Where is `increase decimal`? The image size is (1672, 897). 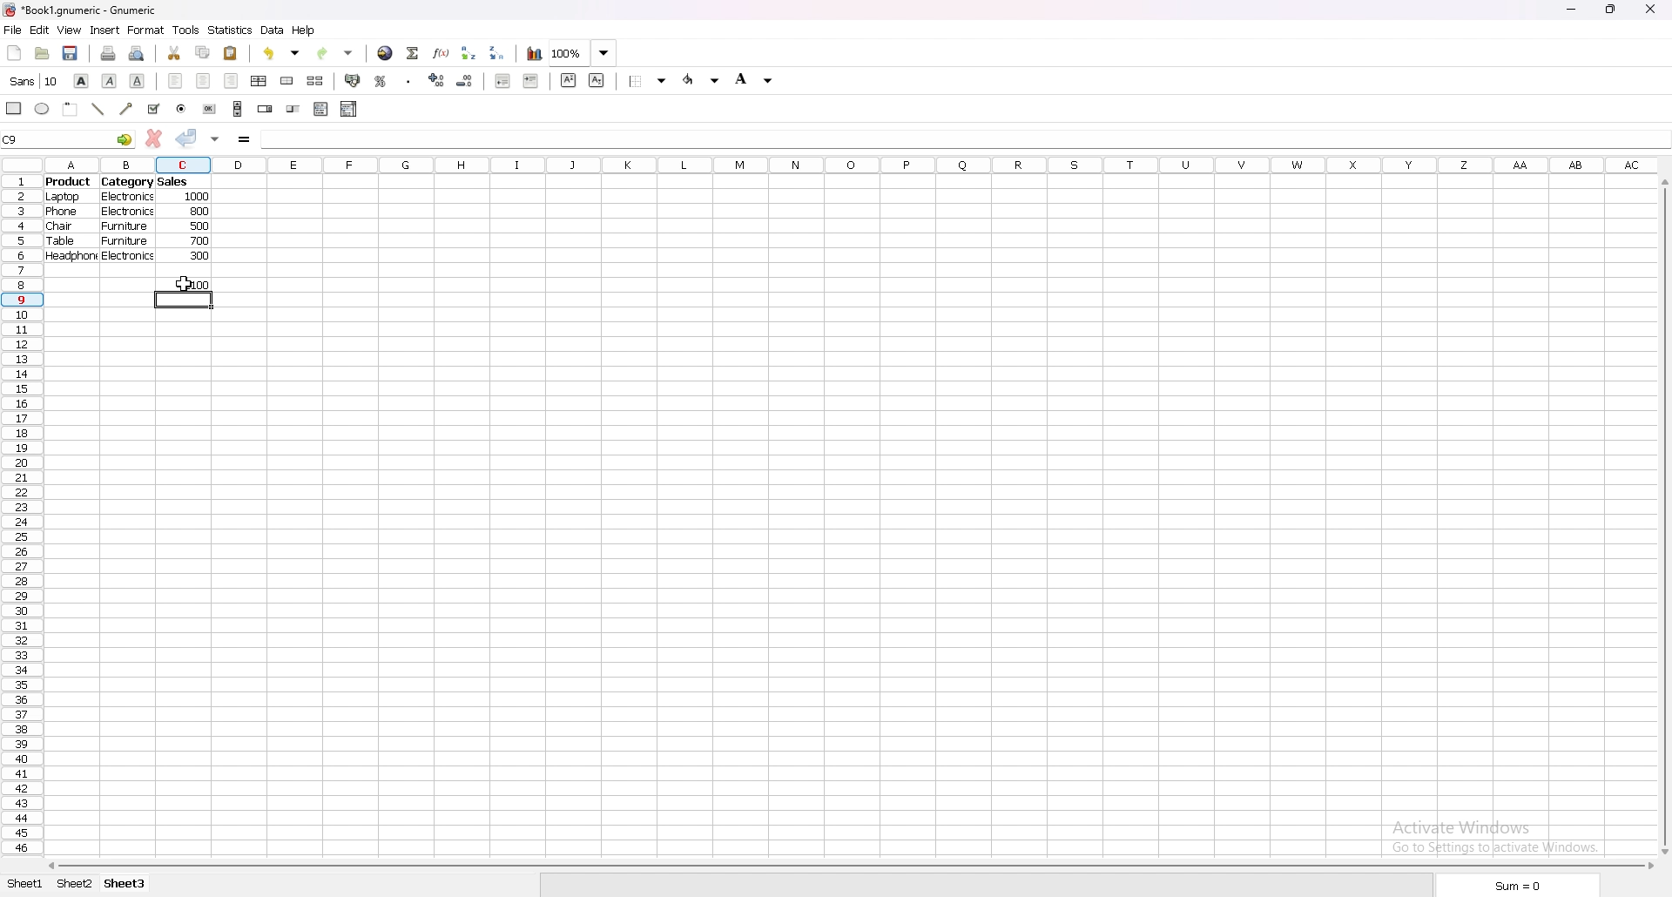 increase decimal is located at coordinates (437, 82).